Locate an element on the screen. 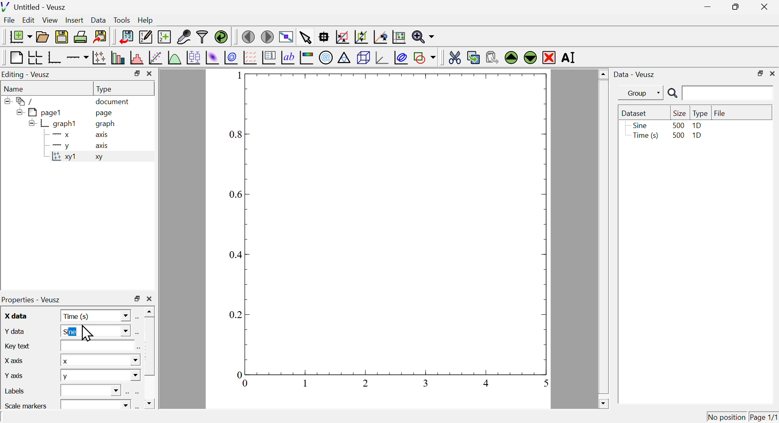 This screenshot has height=423, width=779. y axis is located at coordinates (16, 374).